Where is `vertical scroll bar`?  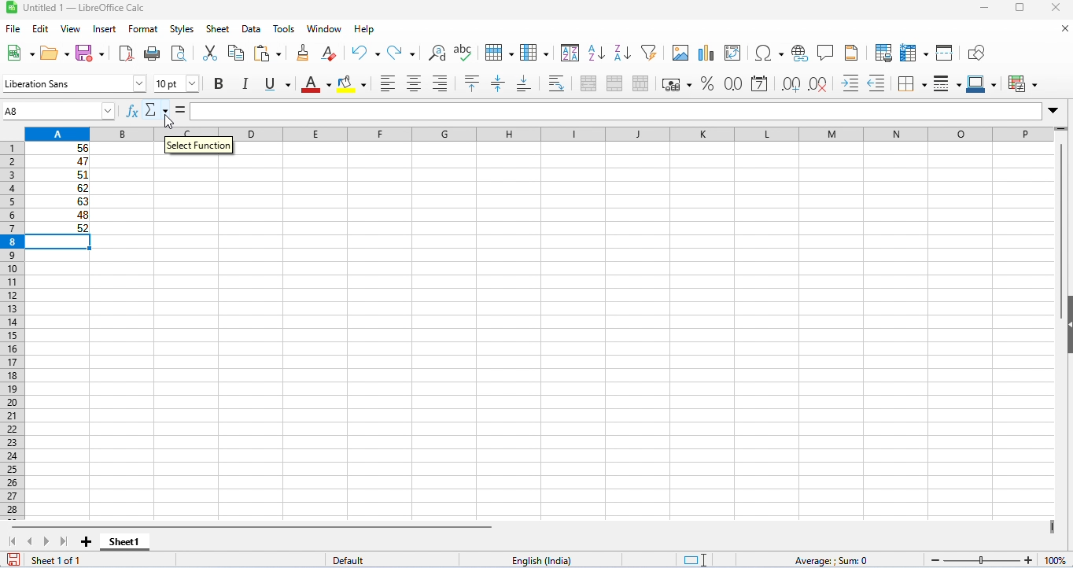
vertical scroll bar is located at coordinates (1061, 213).